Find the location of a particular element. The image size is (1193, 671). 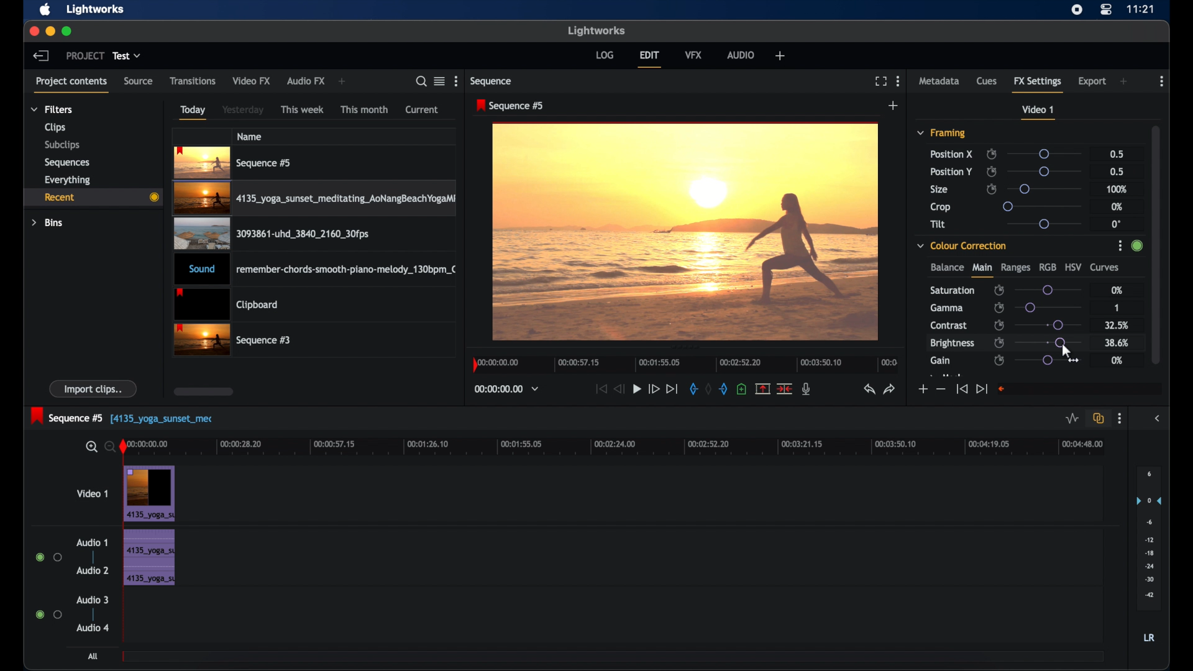

fx settings is located at coordinates (1038, 83).